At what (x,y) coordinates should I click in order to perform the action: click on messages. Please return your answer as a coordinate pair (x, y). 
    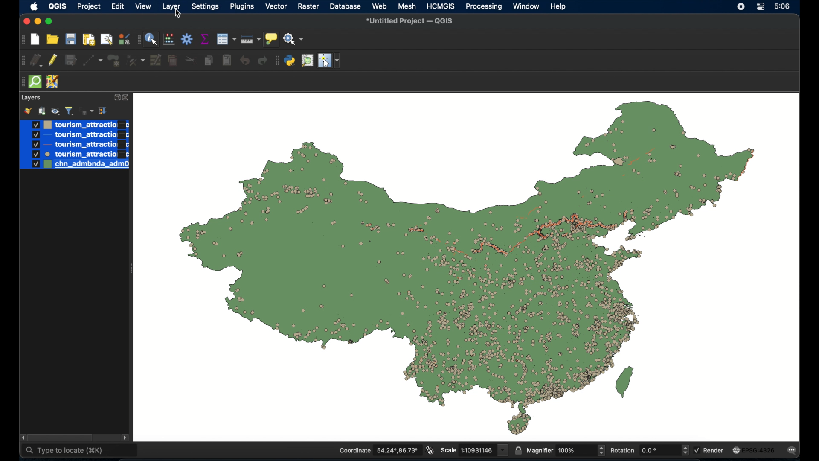
    Looking at the image, I should click on (793, 450).